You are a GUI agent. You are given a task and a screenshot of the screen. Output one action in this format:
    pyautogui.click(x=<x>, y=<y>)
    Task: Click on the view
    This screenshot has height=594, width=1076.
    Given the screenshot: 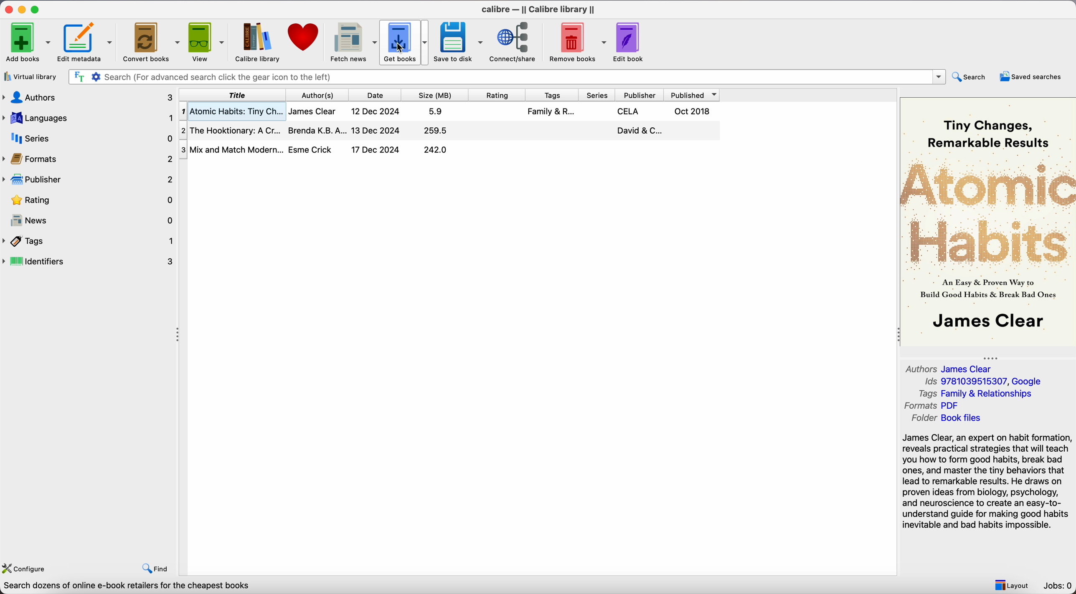 What is the action you would take?
    pyautogui.click(x=206, y=42)
    